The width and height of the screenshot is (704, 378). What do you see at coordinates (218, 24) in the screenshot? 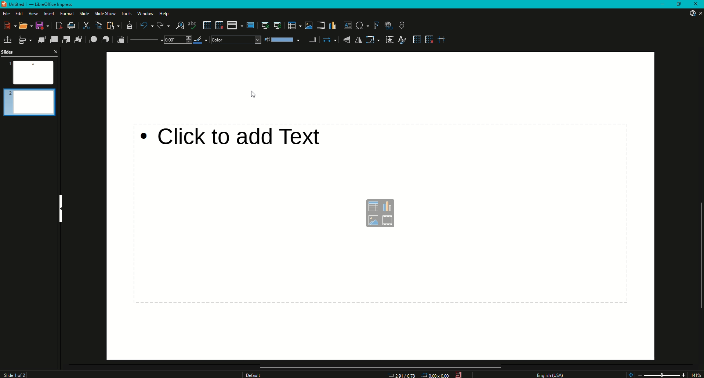
I see `Snap to Grid` at bounding box center [218, 24].